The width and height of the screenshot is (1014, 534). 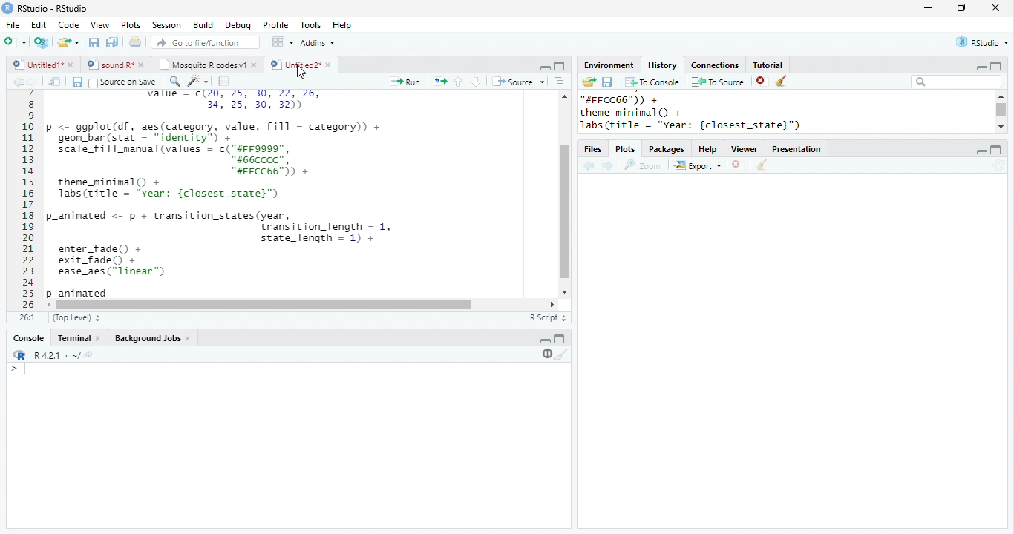 What do you see at coordinates (667, 149) in the screenshot?
I see `Packages` at bounding box center [667, 149].